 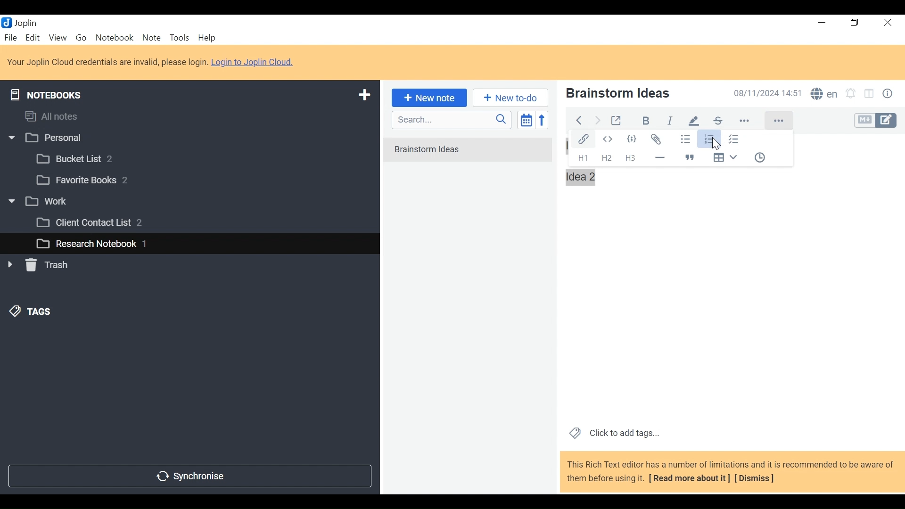 I want to click on Headings, so click(x=610, y=158).